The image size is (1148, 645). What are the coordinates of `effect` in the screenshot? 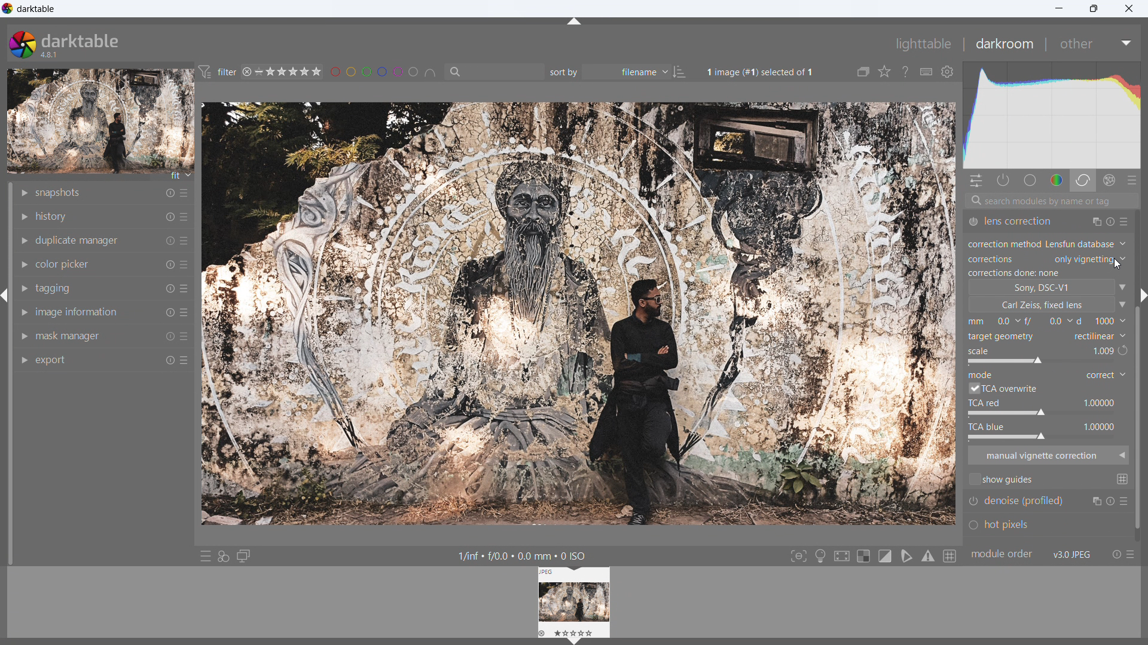 It's located at (1110, 180).